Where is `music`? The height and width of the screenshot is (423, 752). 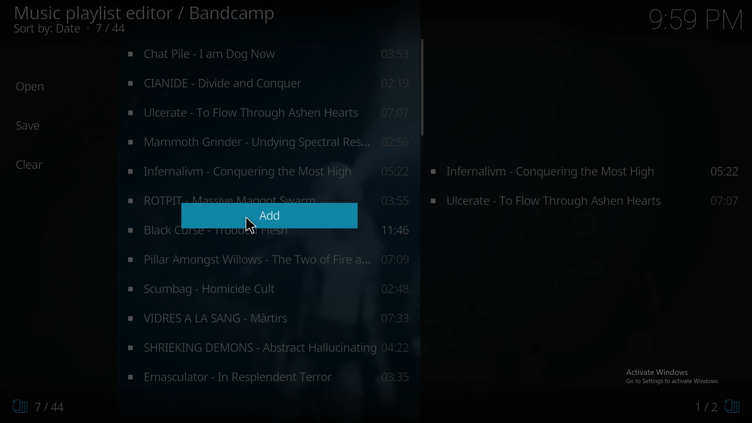
music is located at coordinates (271, 347).